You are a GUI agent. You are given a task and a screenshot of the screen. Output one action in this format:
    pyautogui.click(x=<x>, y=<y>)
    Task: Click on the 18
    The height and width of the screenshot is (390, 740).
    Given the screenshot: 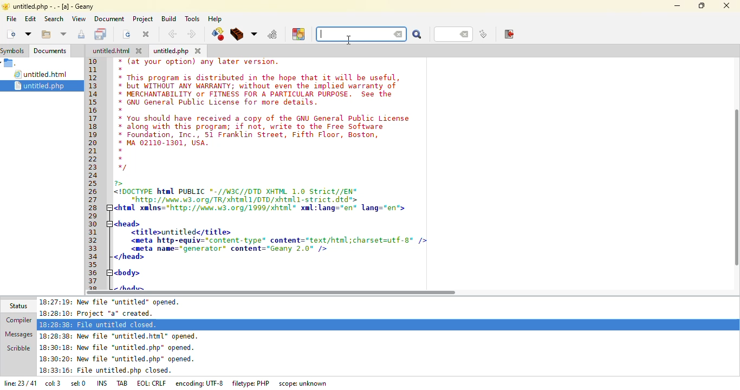 What is the action you would take?
    pyautogui.click(x=96, y=128)
    